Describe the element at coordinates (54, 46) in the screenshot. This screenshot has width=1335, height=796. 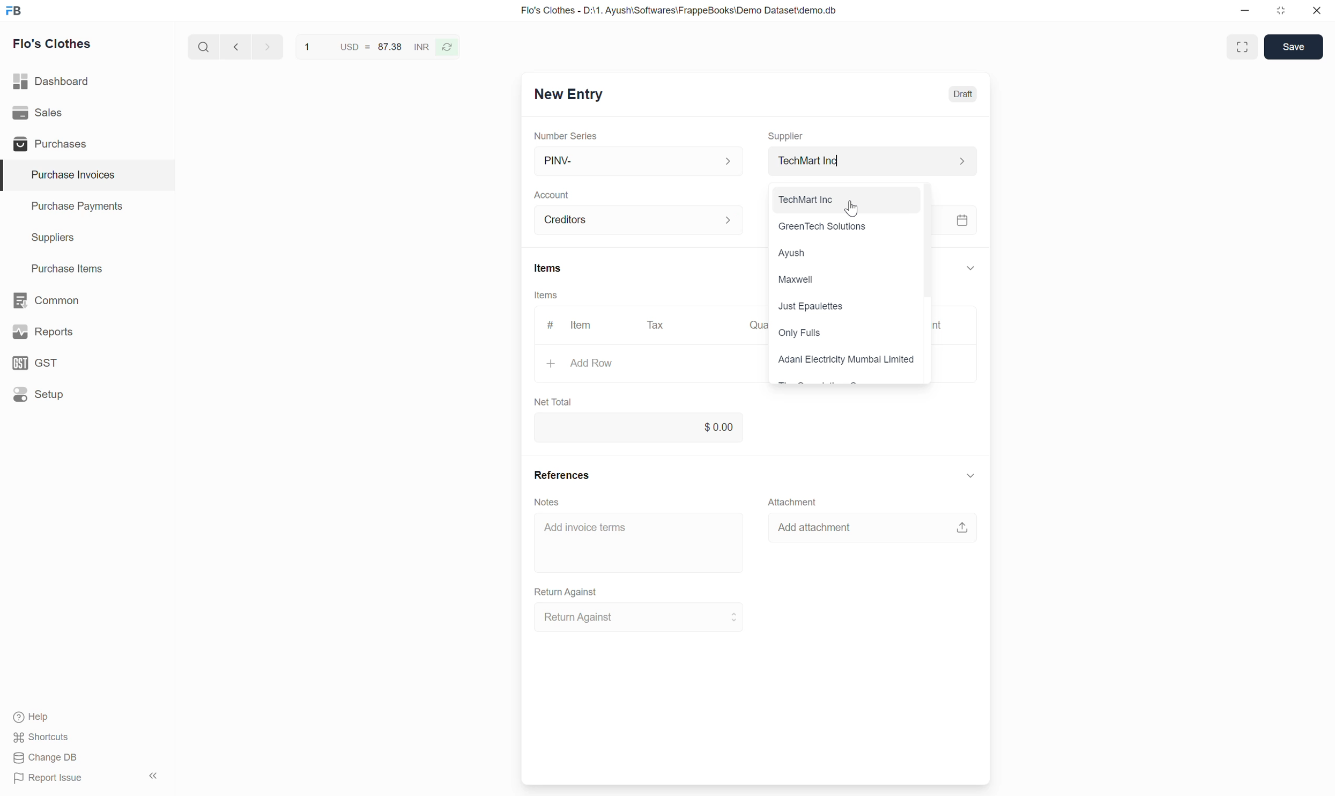
I see `Flo's Clothes` at that location.